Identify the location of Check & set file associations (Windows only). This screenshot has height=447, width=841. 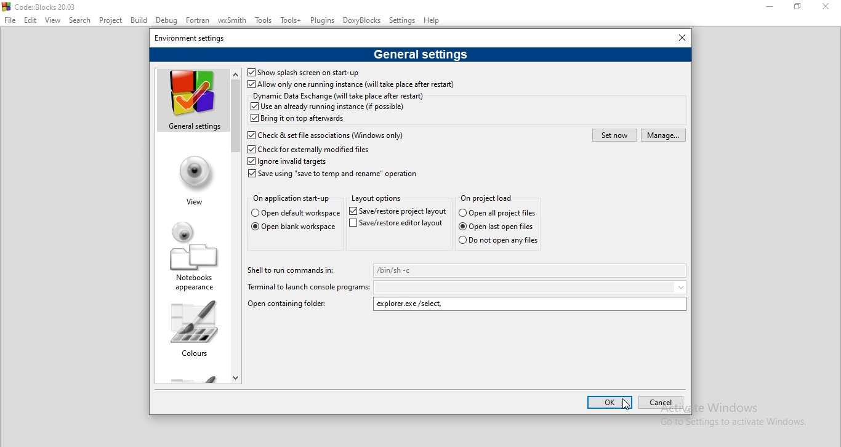
(329, 134).